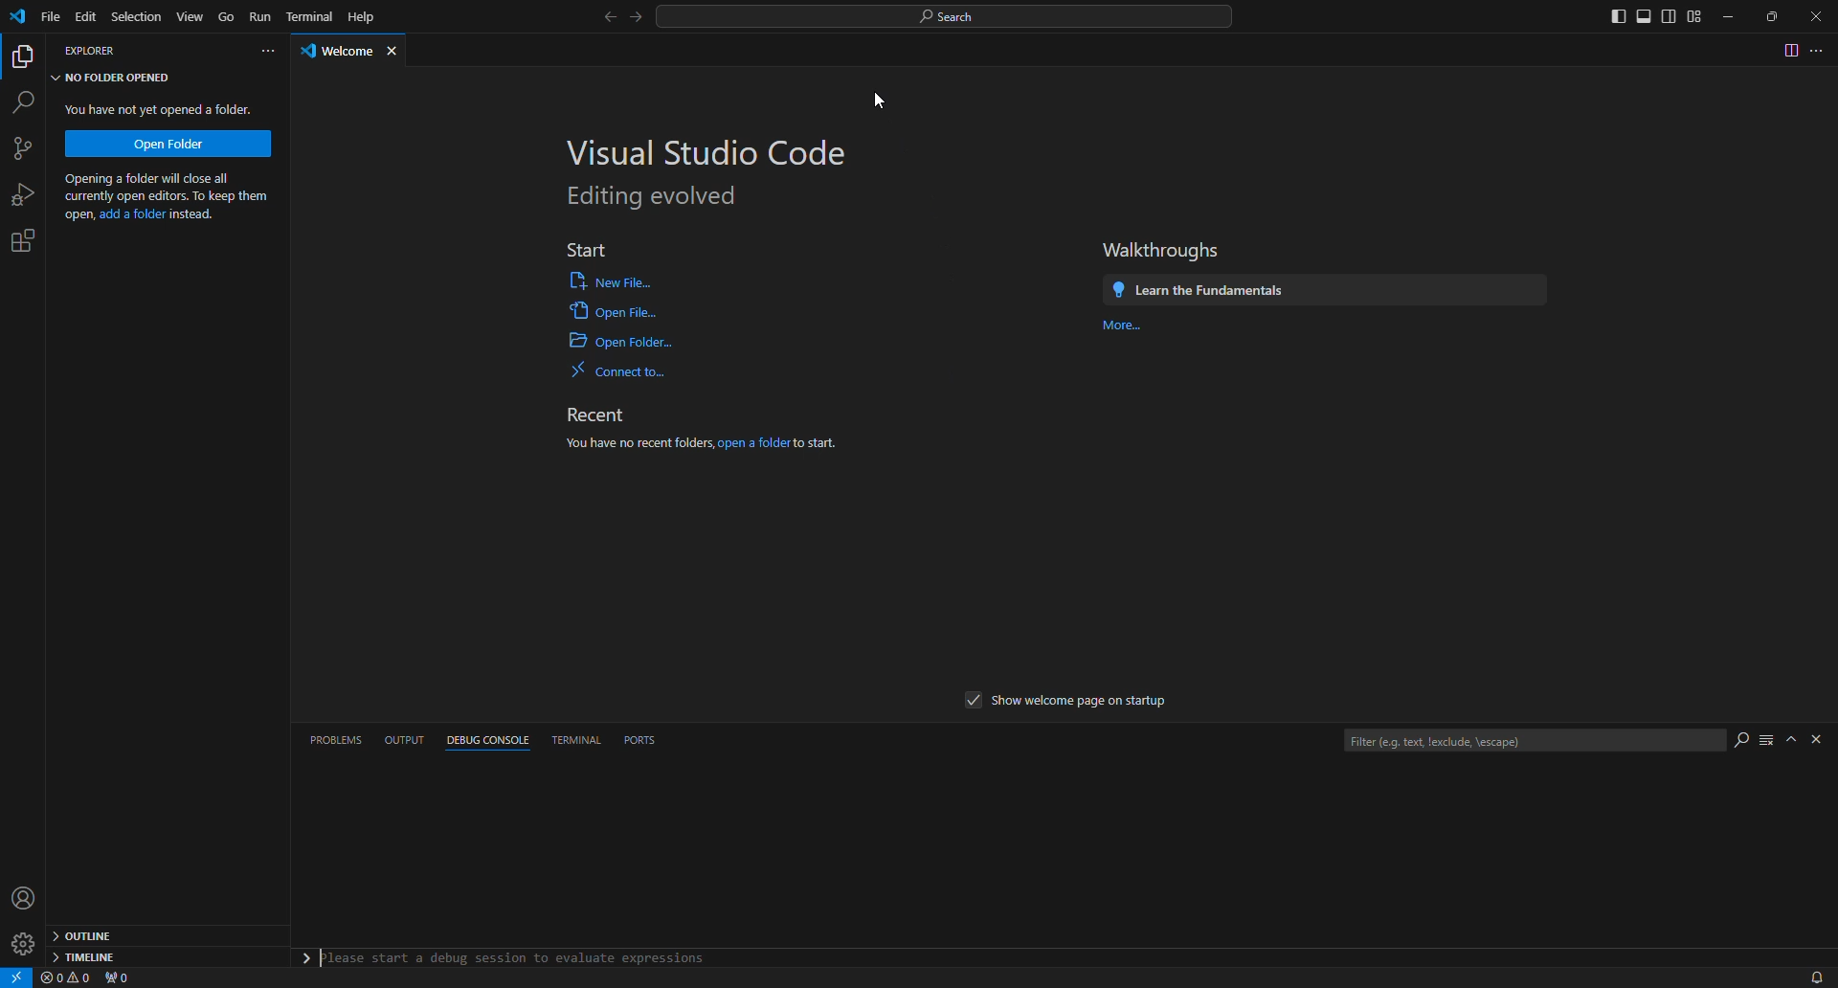 The height and width of the screenshot is (988, 1838). I want to click on show welcome page on startup, so click(1075, 700).